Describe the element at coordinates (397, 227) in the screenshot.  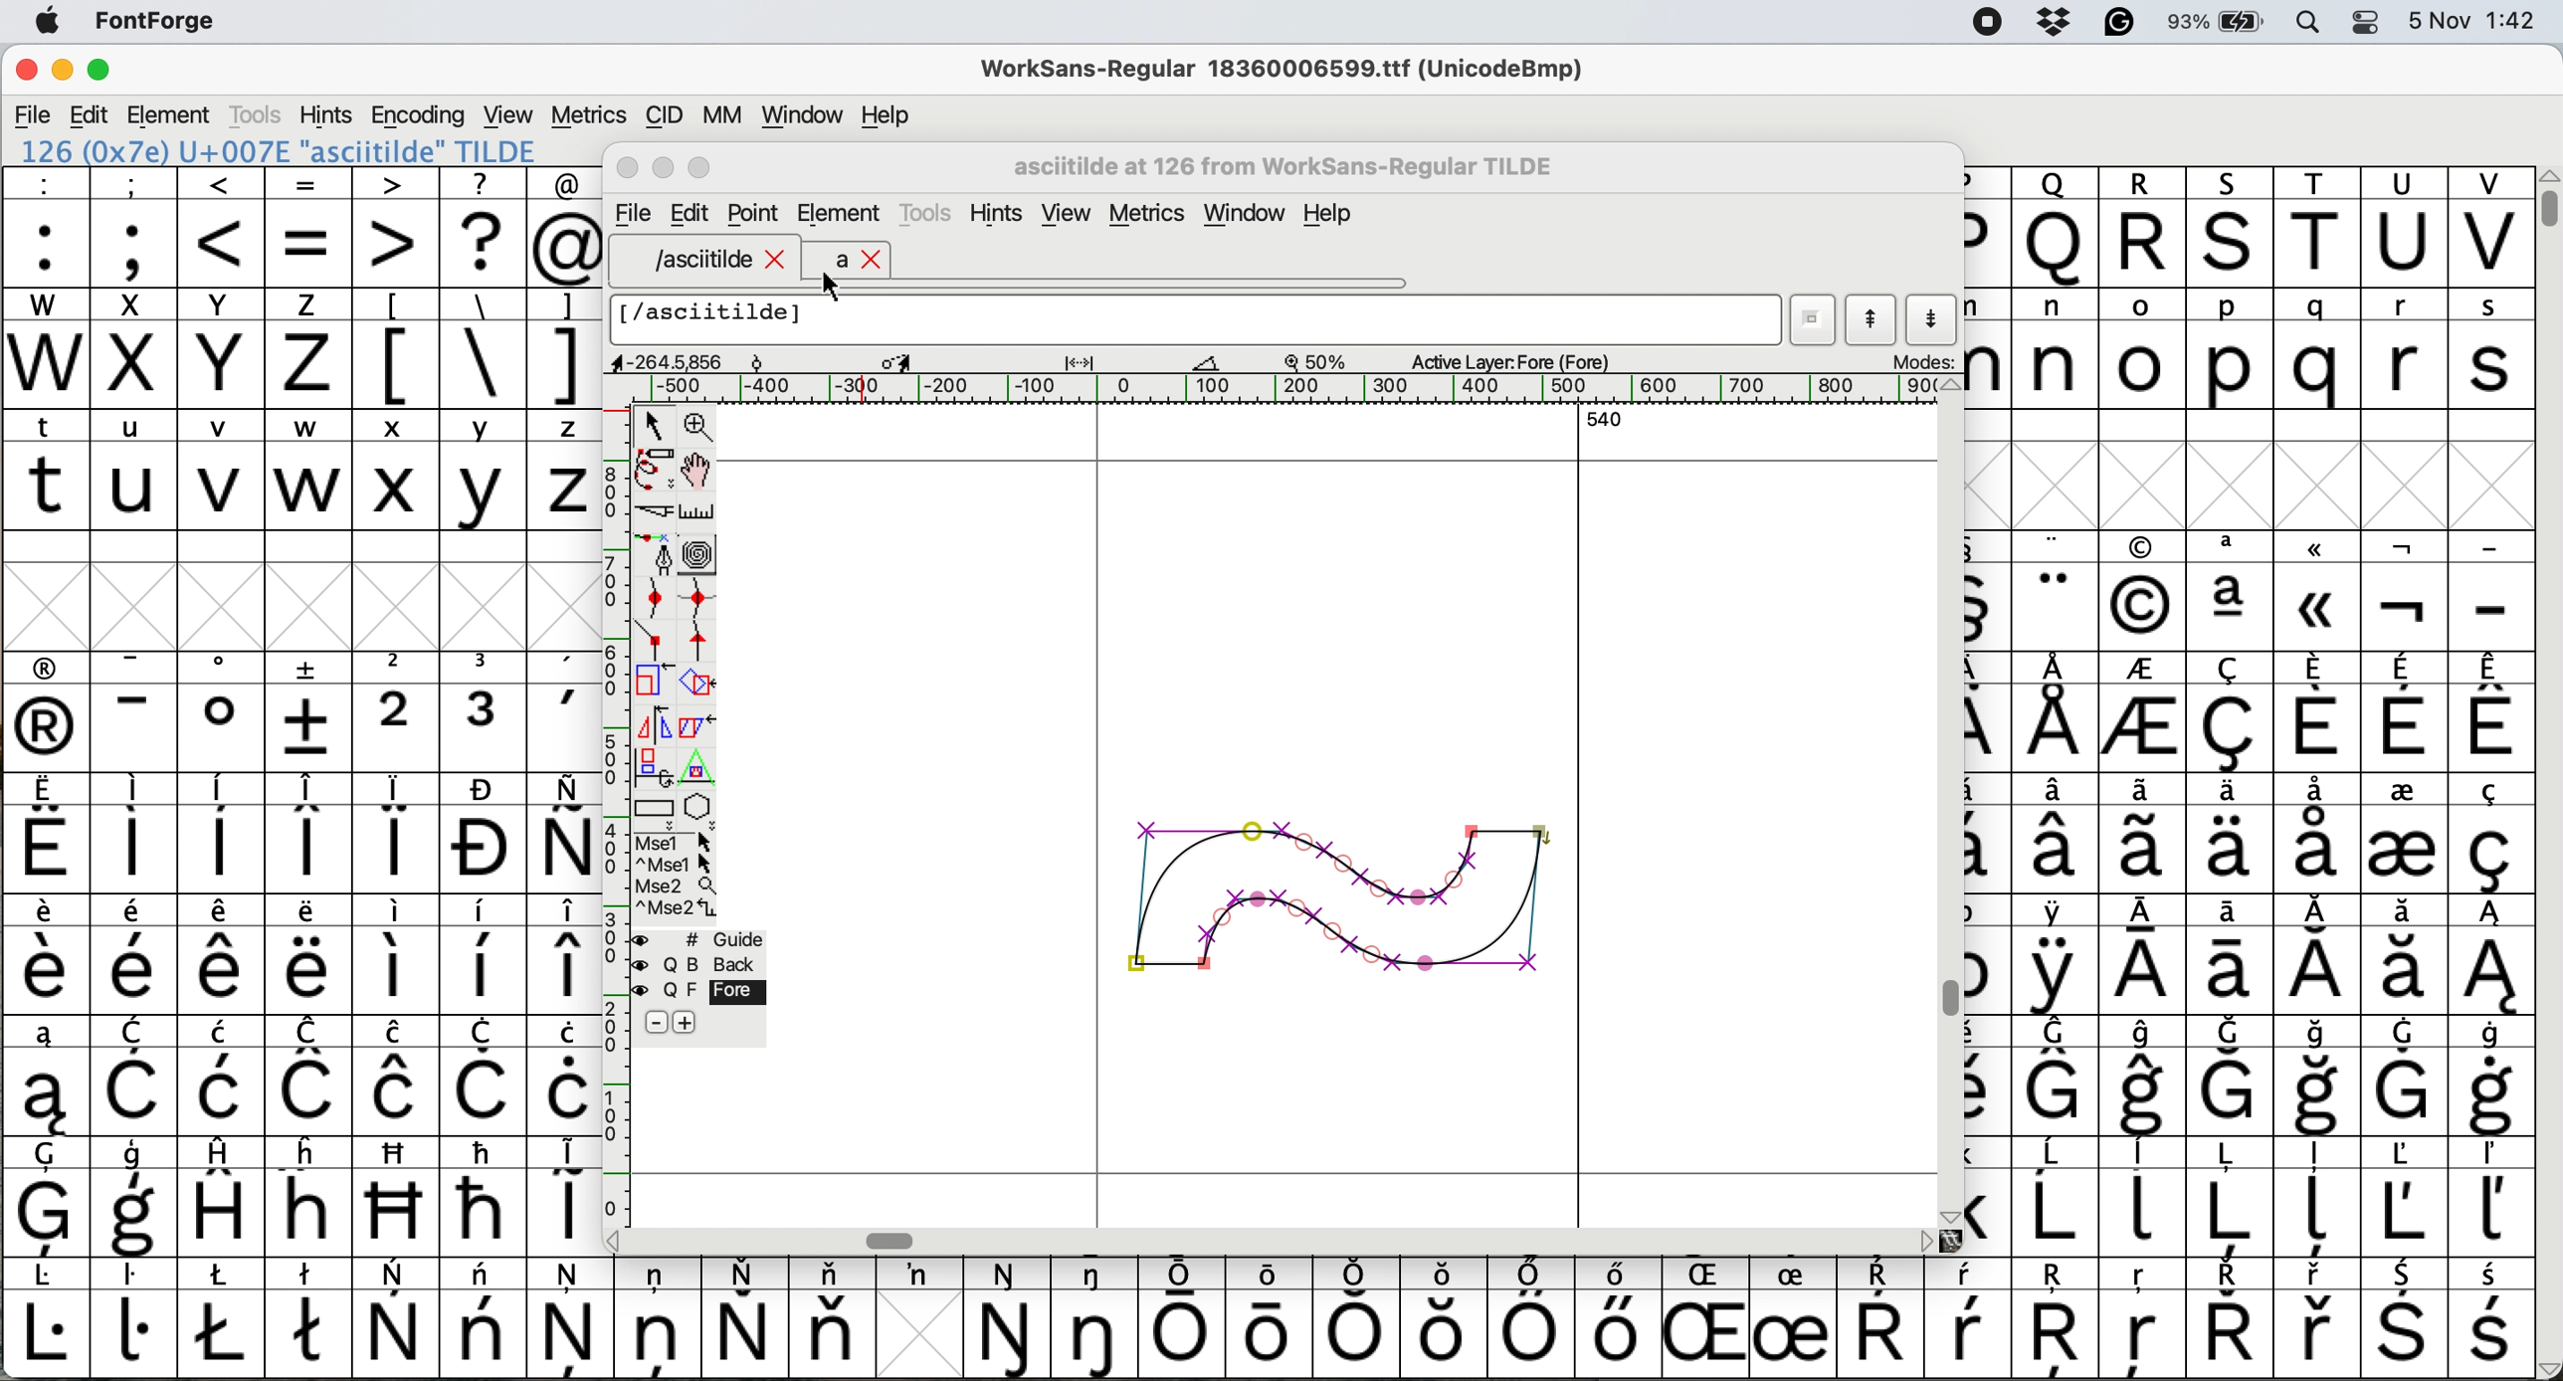
I see `>` at that location.